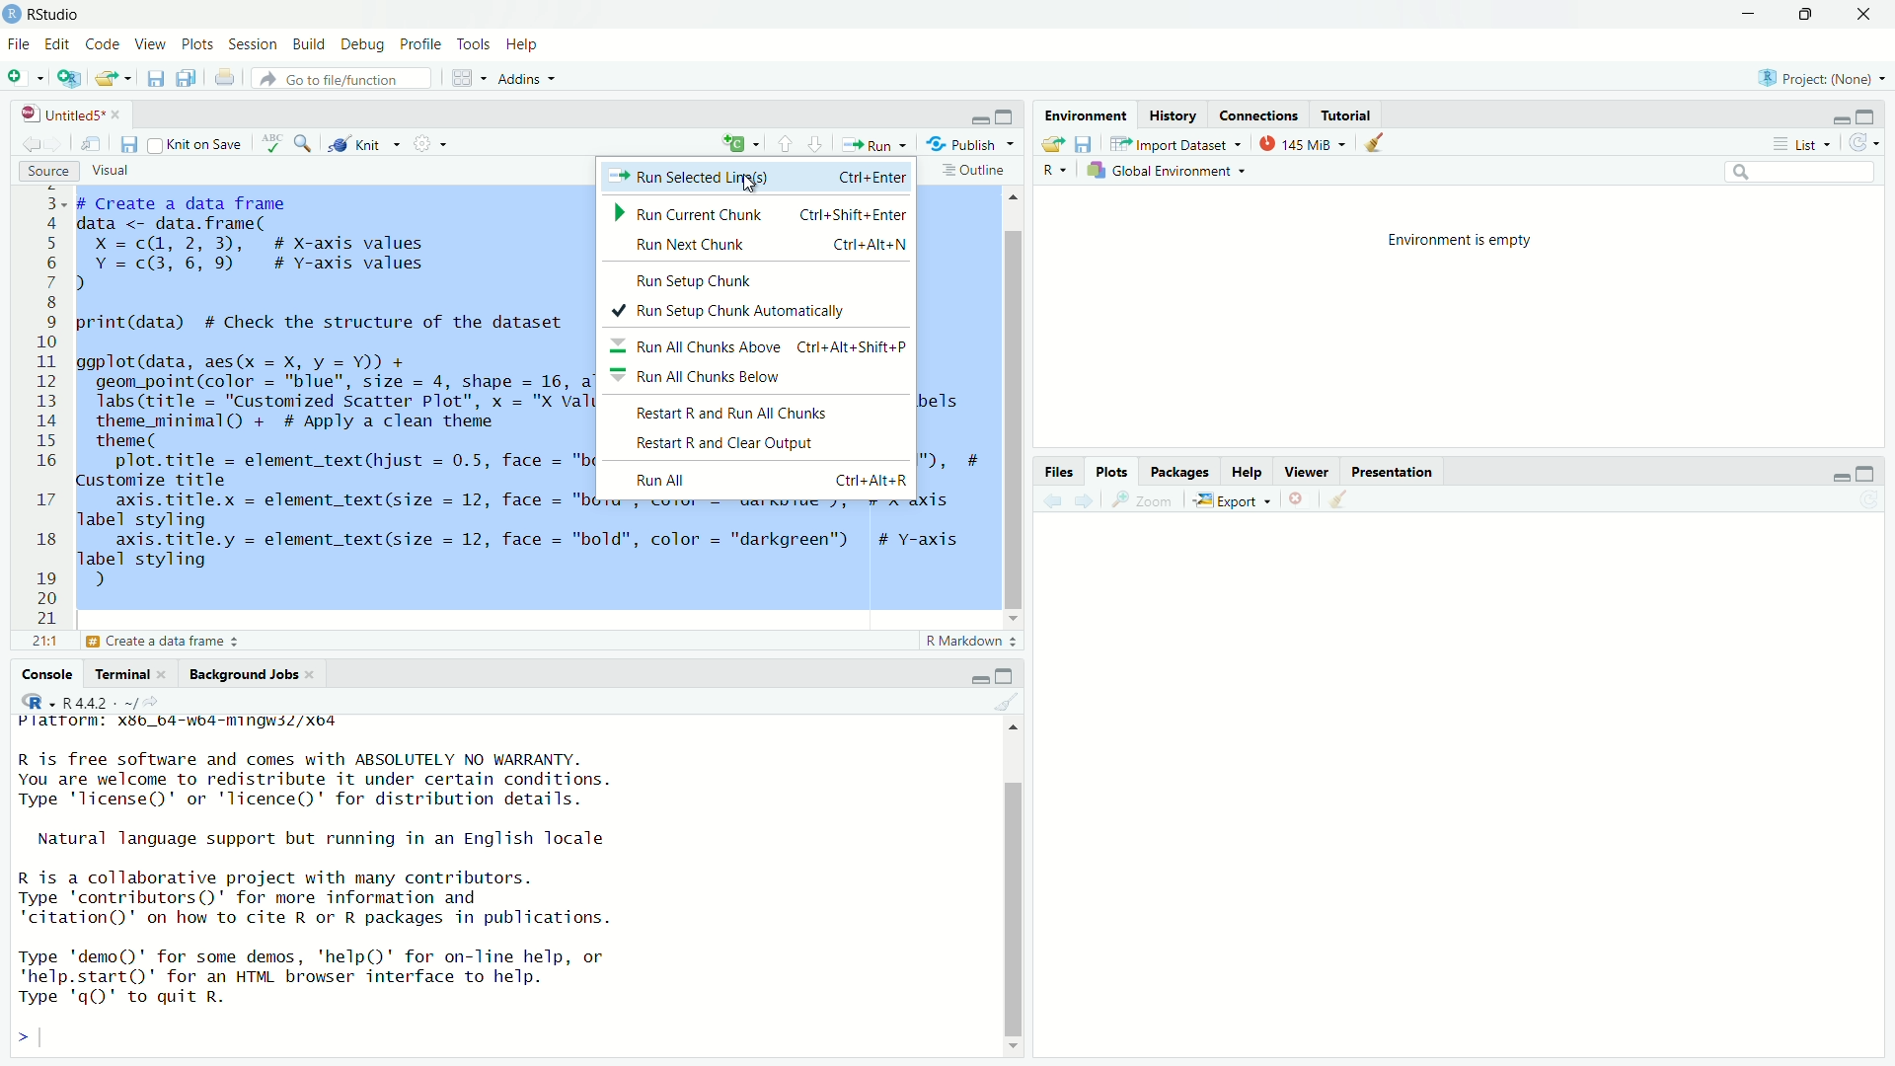  I want to click on Forward, so click(1082, 501).